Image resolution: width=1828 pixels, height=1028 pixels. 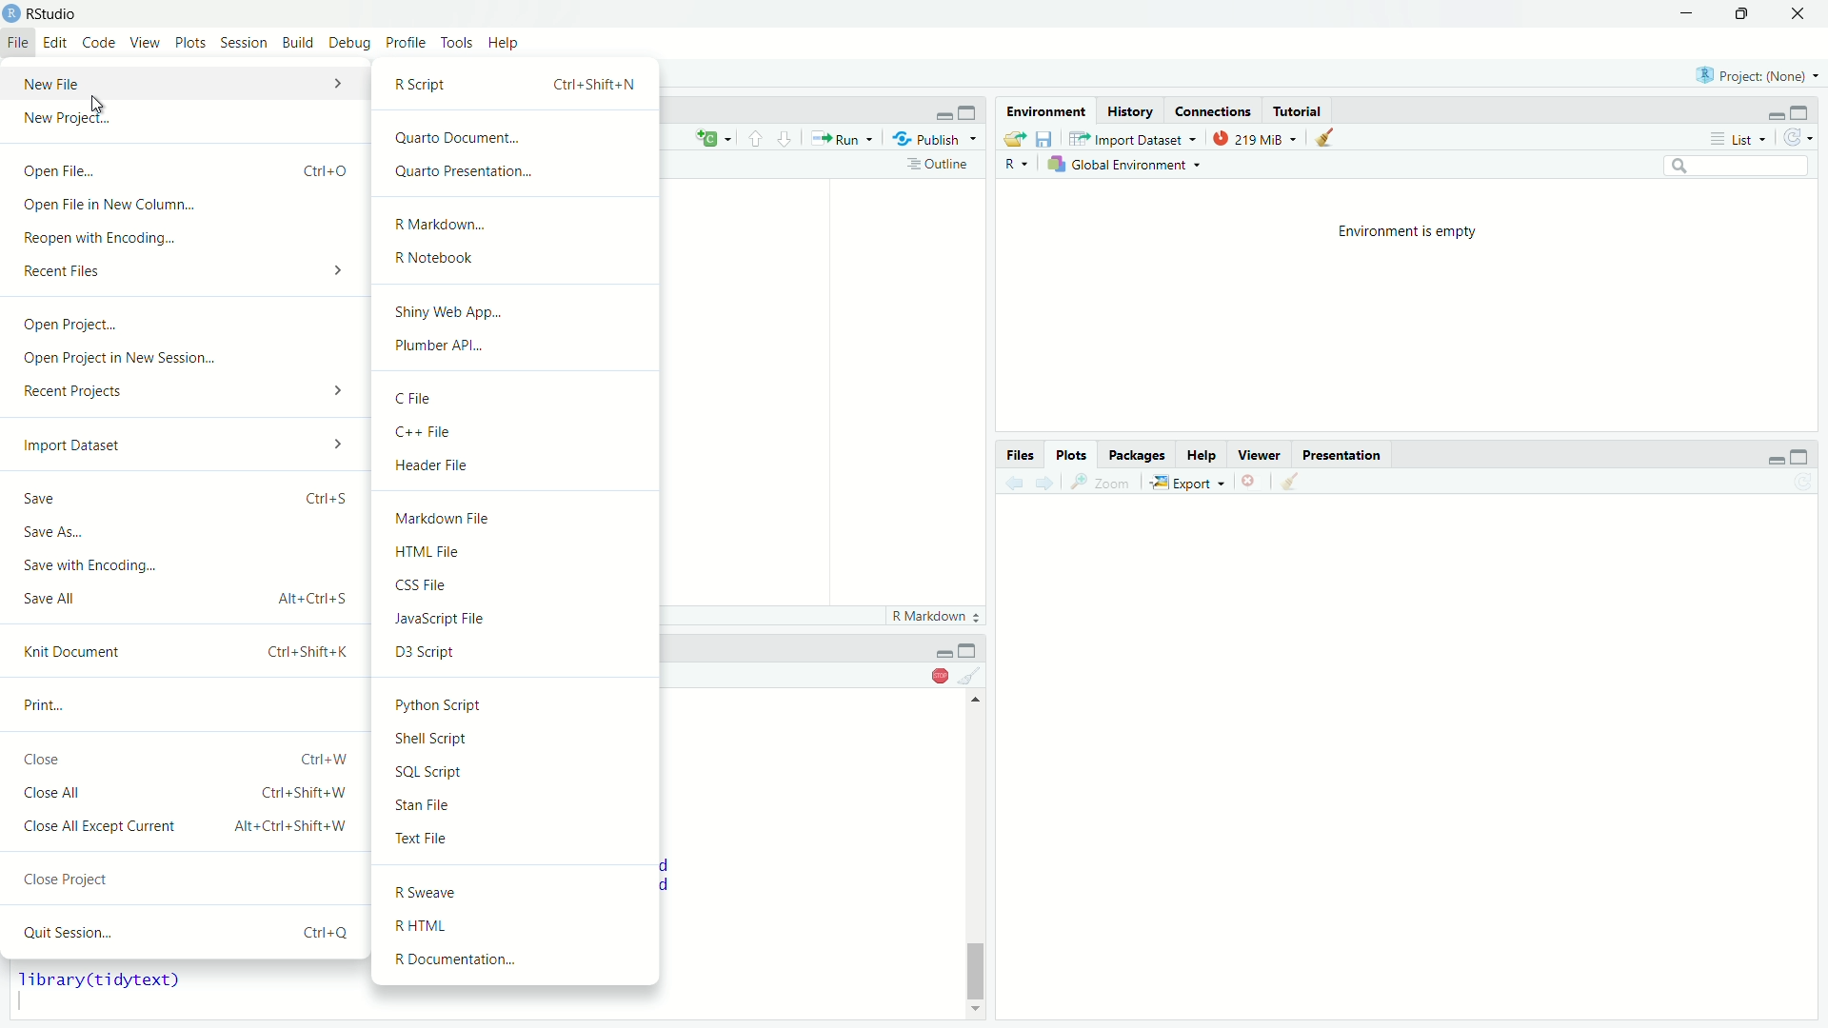 What do you see at coordinates (187, 169) in the screenshot?
I see `Open File..` at bounding box center [187, 169].